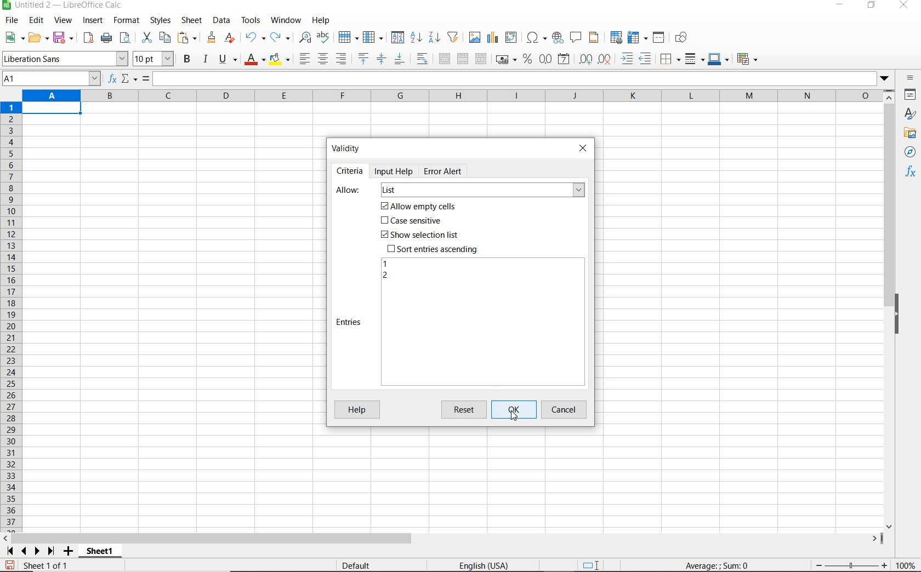  I want to click on row, so click(348, 38).